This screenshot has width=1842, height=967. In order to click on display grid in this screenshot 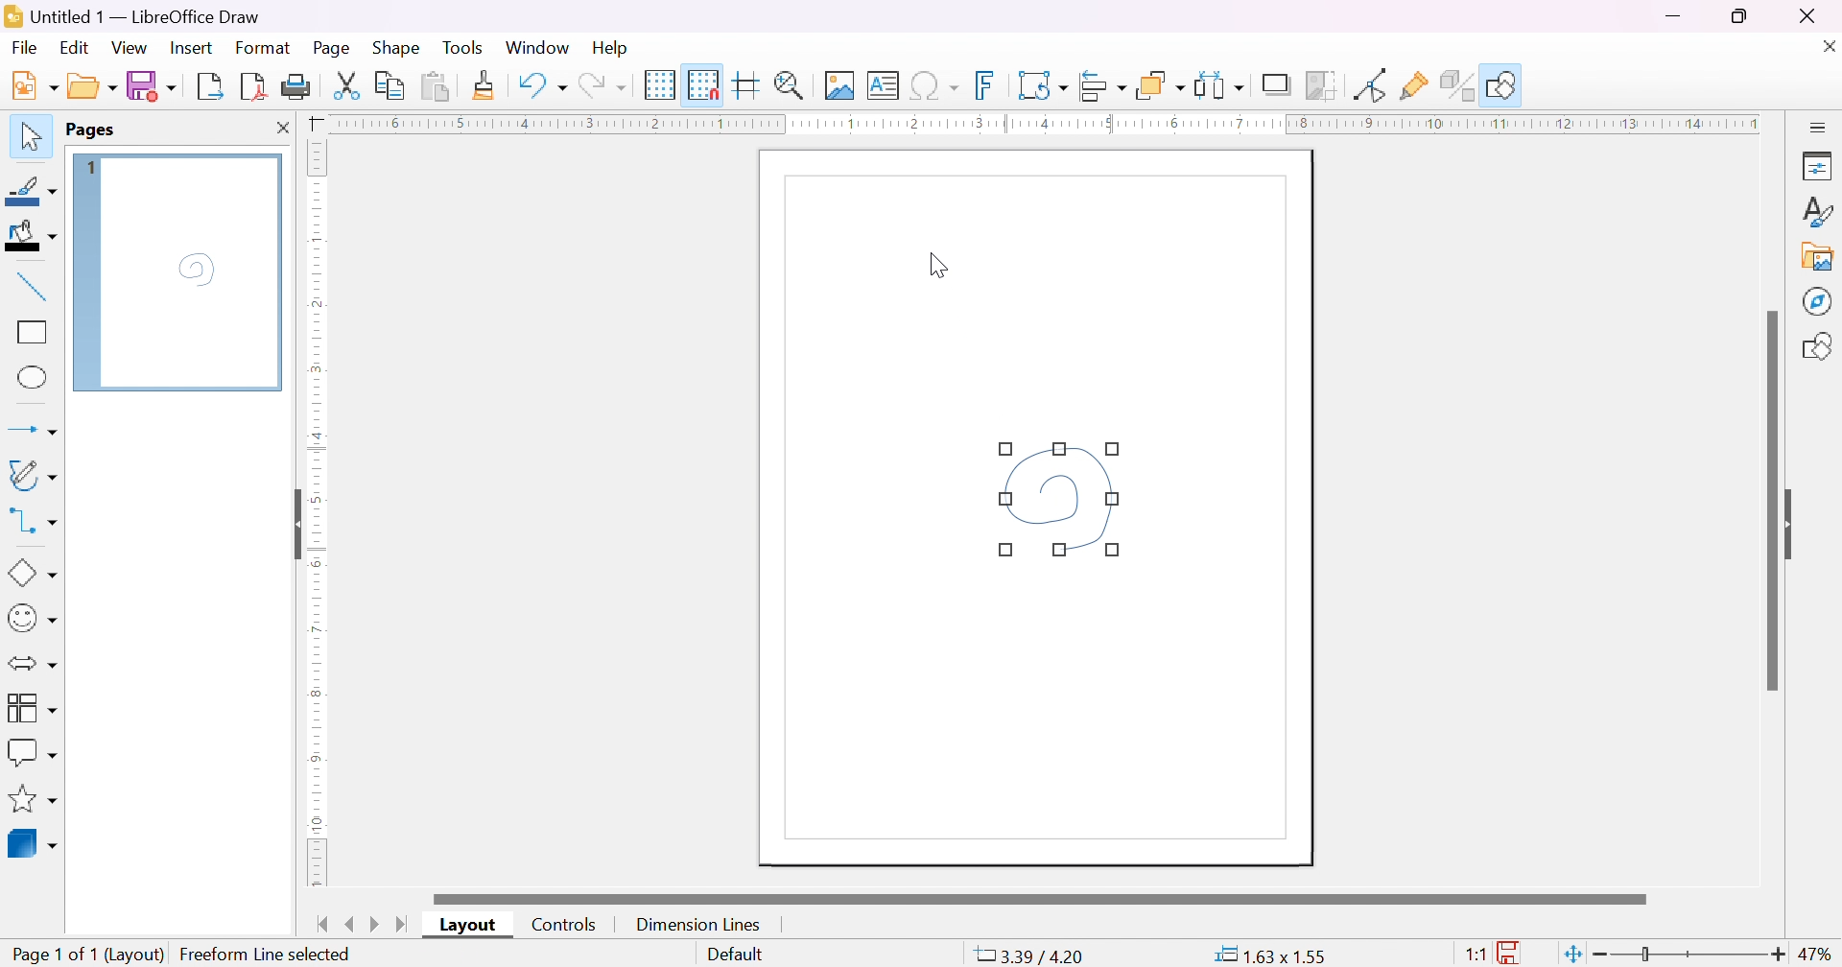, I will do `click(660, 85)`.